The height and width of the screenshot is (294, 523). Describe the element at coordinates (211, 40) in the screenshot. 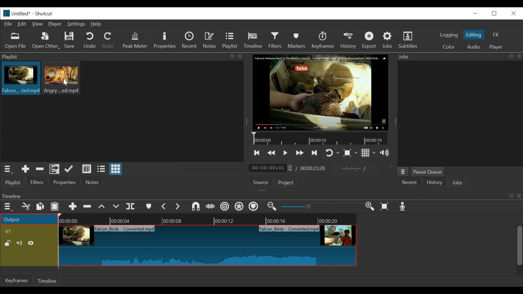

I see `Notes` at that location.